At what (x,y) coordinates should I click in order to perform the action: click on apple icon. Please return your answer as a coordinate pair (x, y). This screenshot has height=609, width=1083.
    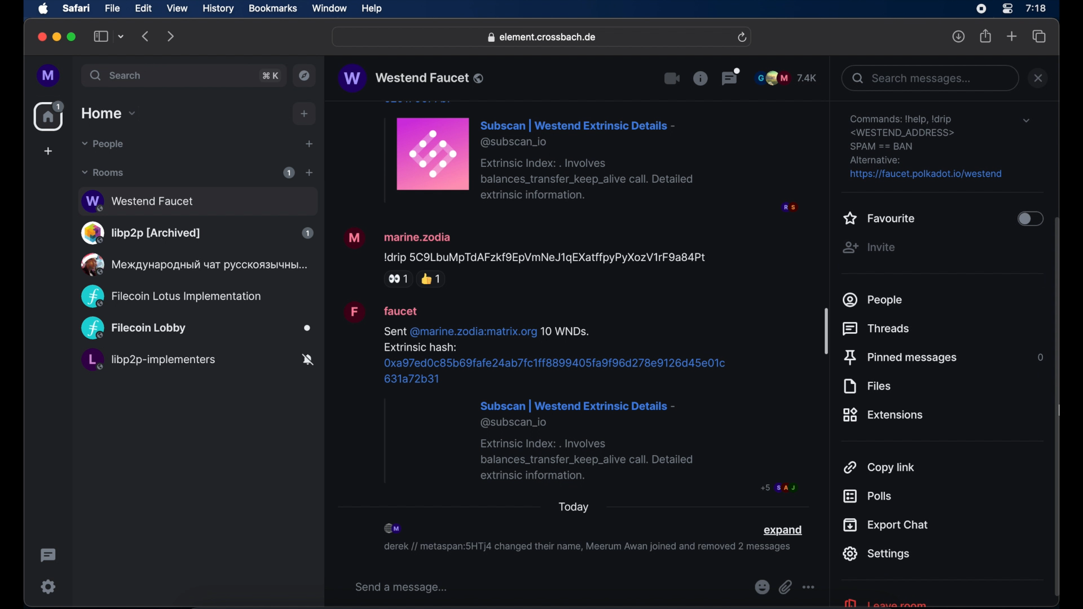
    Looking at the image, I should click on (43, 9).